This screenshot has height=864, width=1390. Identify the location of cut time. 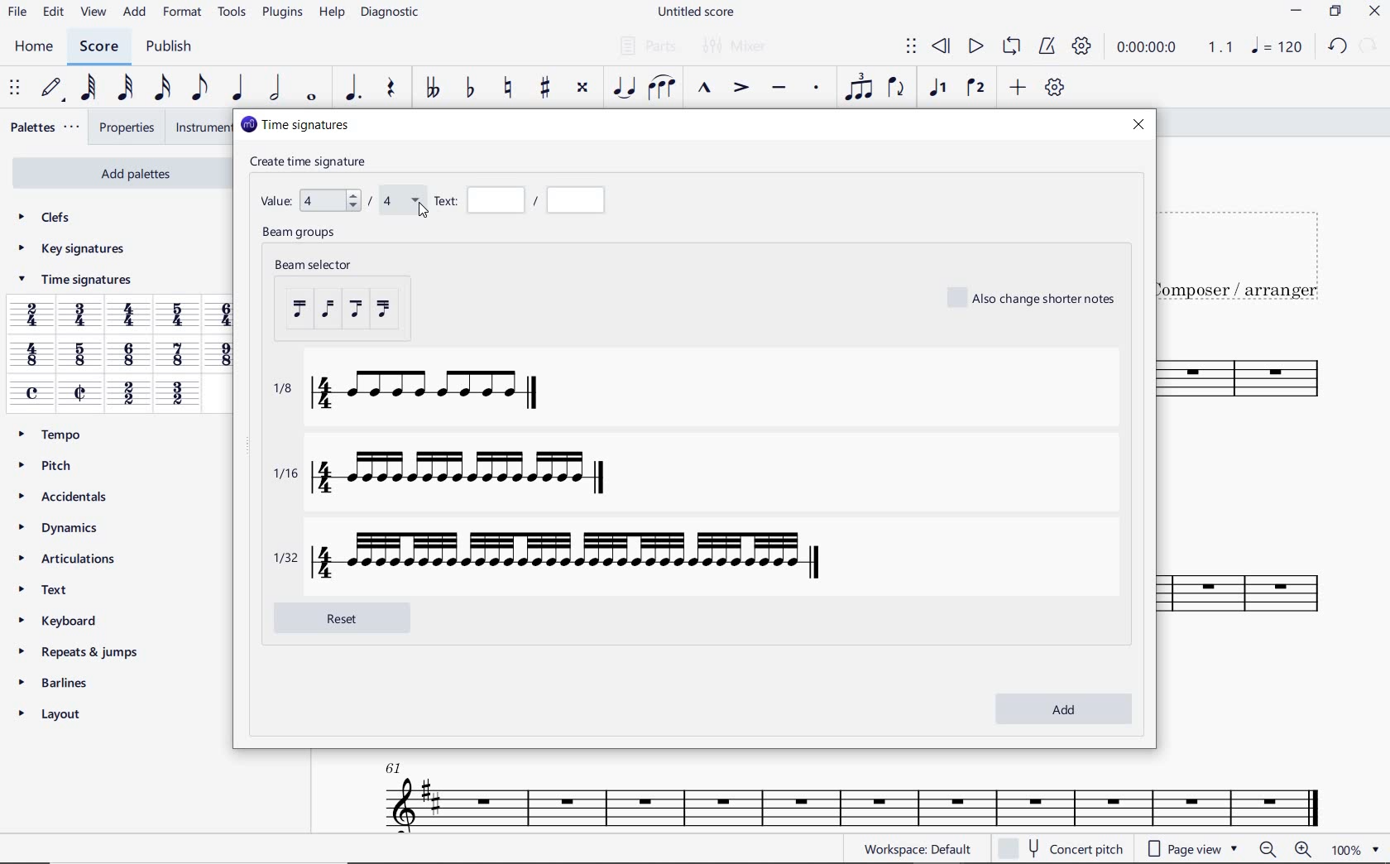
(79, 392).